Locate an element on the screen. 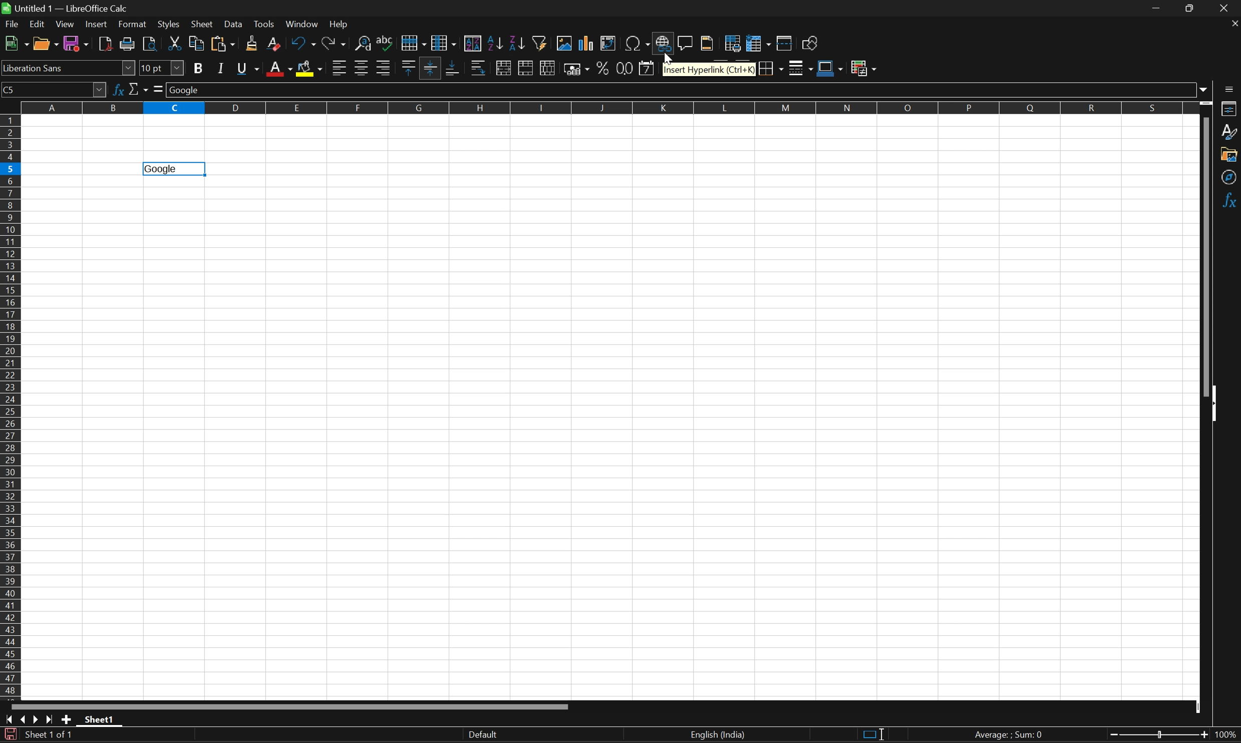 Image resolution: width=1241 pixels, height=743 pixels. Insert comment is located at coordinates (686, 43).